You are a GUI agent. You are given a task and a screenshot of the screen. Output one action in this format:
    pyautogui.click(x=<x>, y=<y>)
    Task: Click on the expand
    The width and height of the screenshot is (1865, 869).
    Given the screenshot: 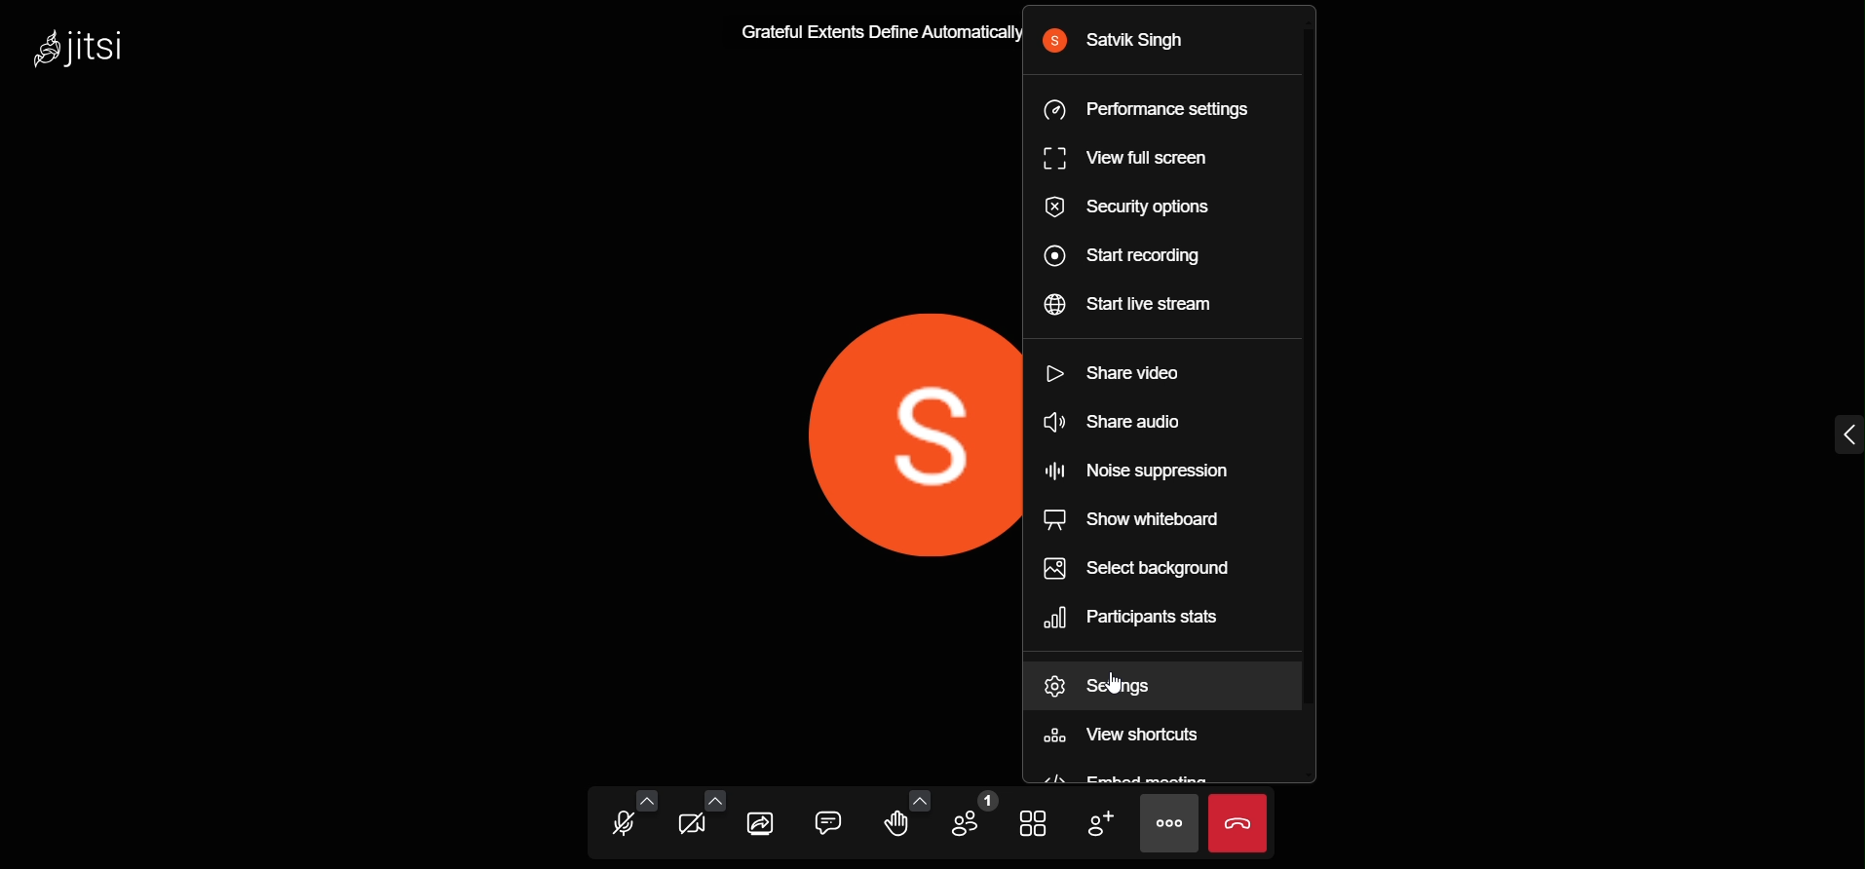 What is the action you would take?
    pyautogui.click(x=1840, y=432)
    